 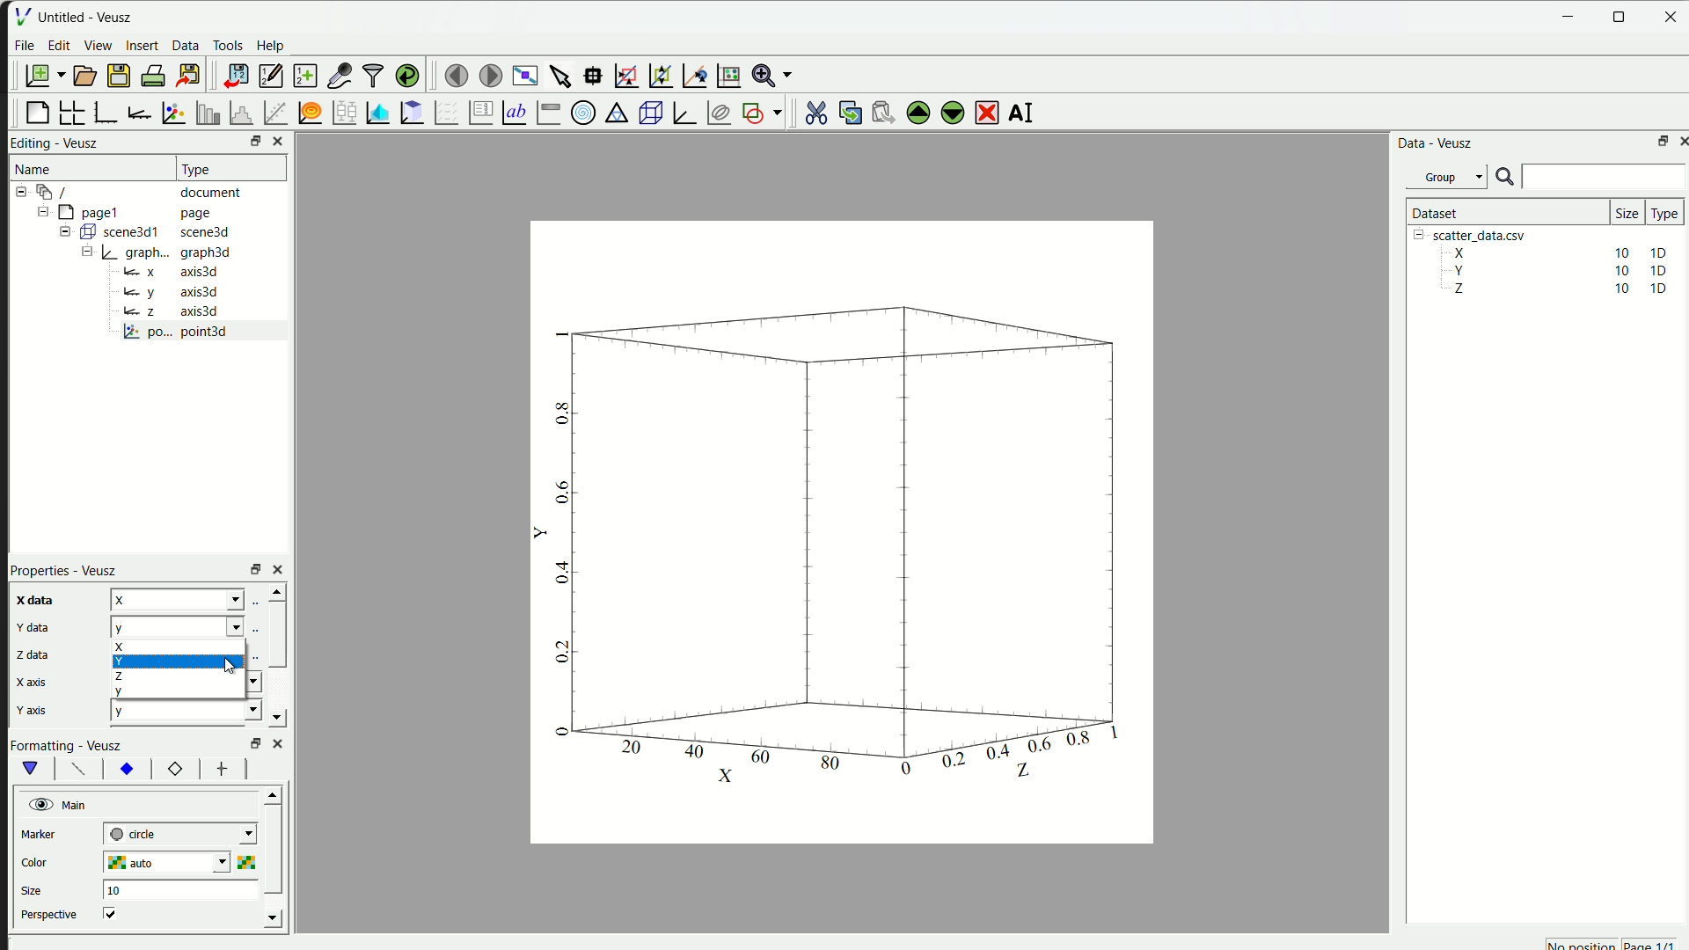 What do you see at coordinates (370, 74) in the screenshot?
I see `filter data` at bounding box center [370, 74].